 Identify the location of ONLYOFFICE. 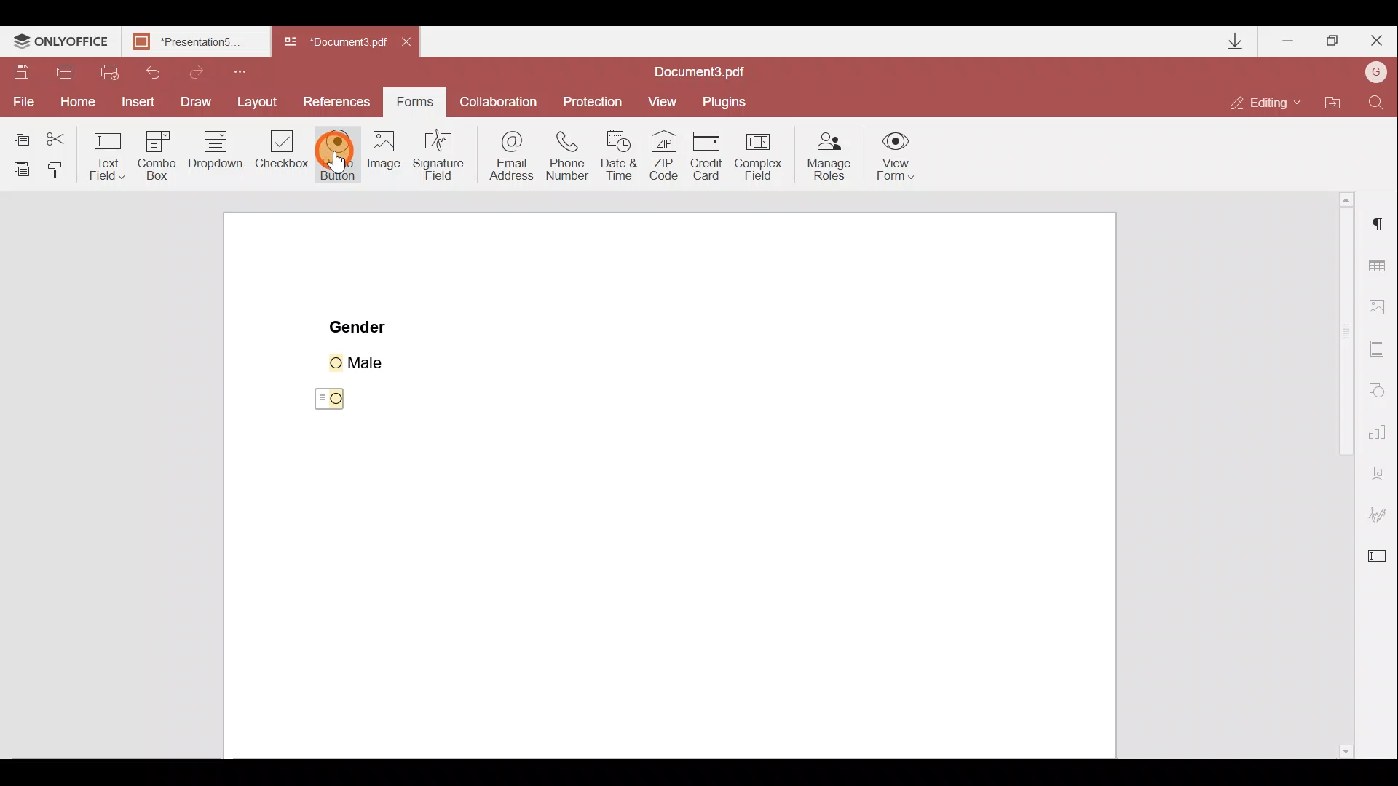
(60, 43).